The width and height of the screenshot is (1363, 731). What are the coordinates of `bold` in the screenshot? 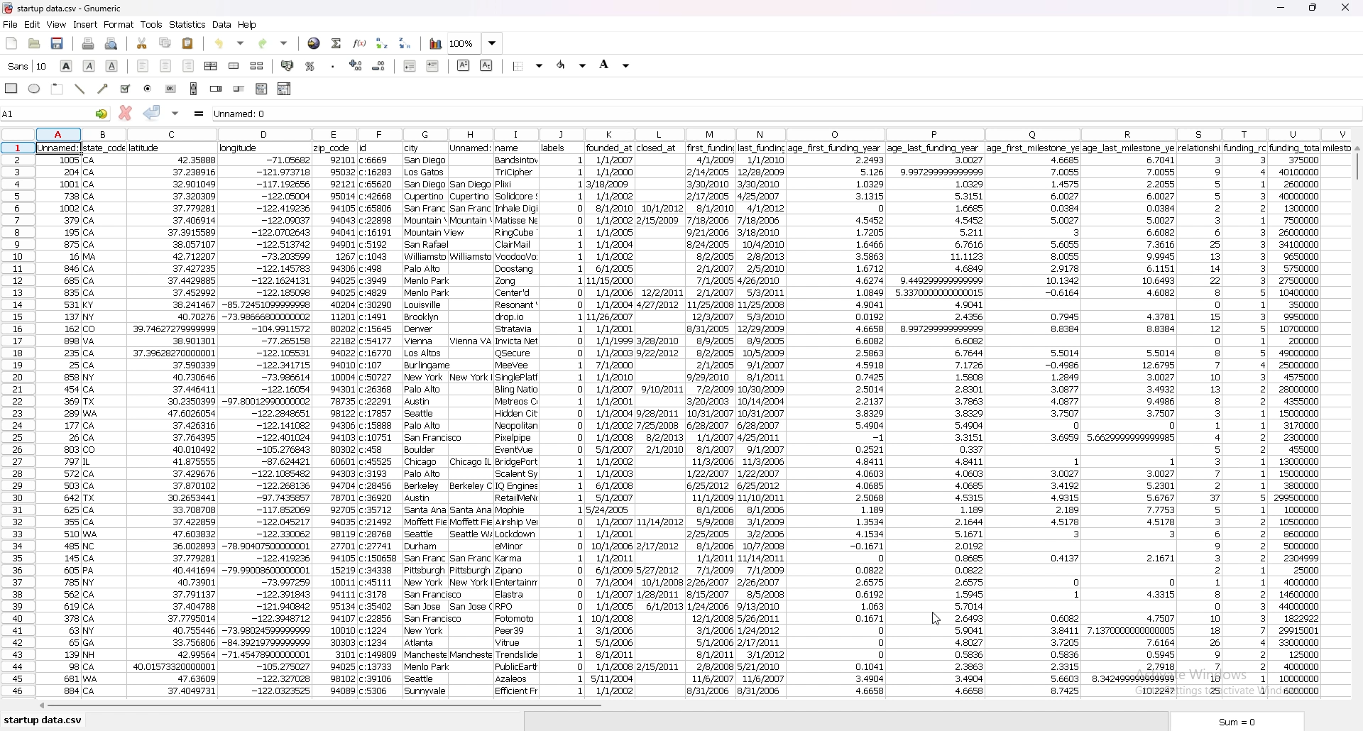 It's located at (67, 66).